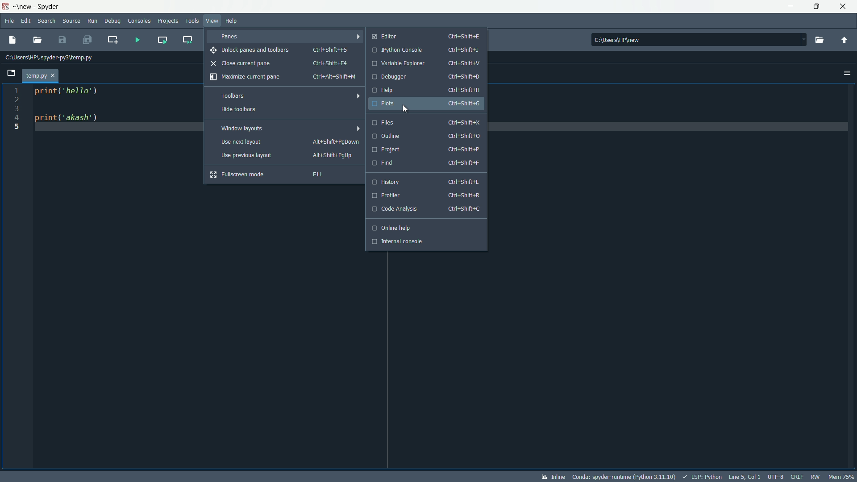  I want to click on editor, so click(427, 36).